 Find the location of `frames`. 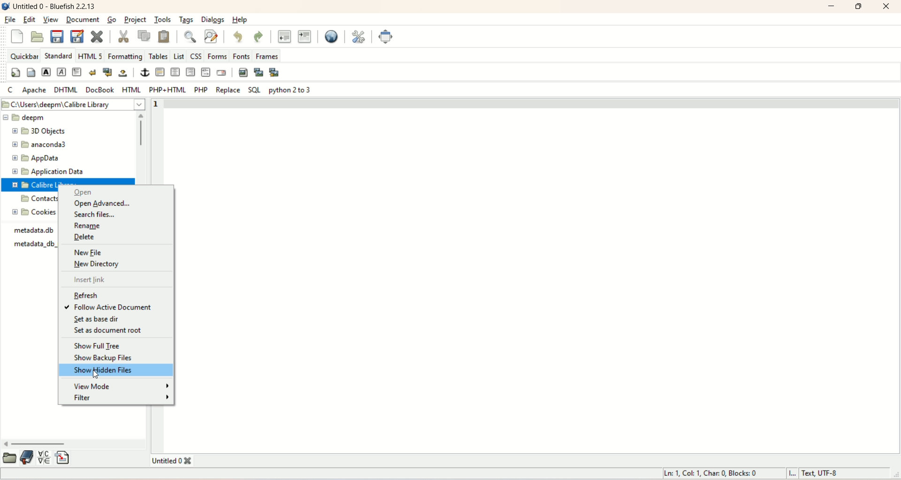

frames is located at coordinates (268, 56).